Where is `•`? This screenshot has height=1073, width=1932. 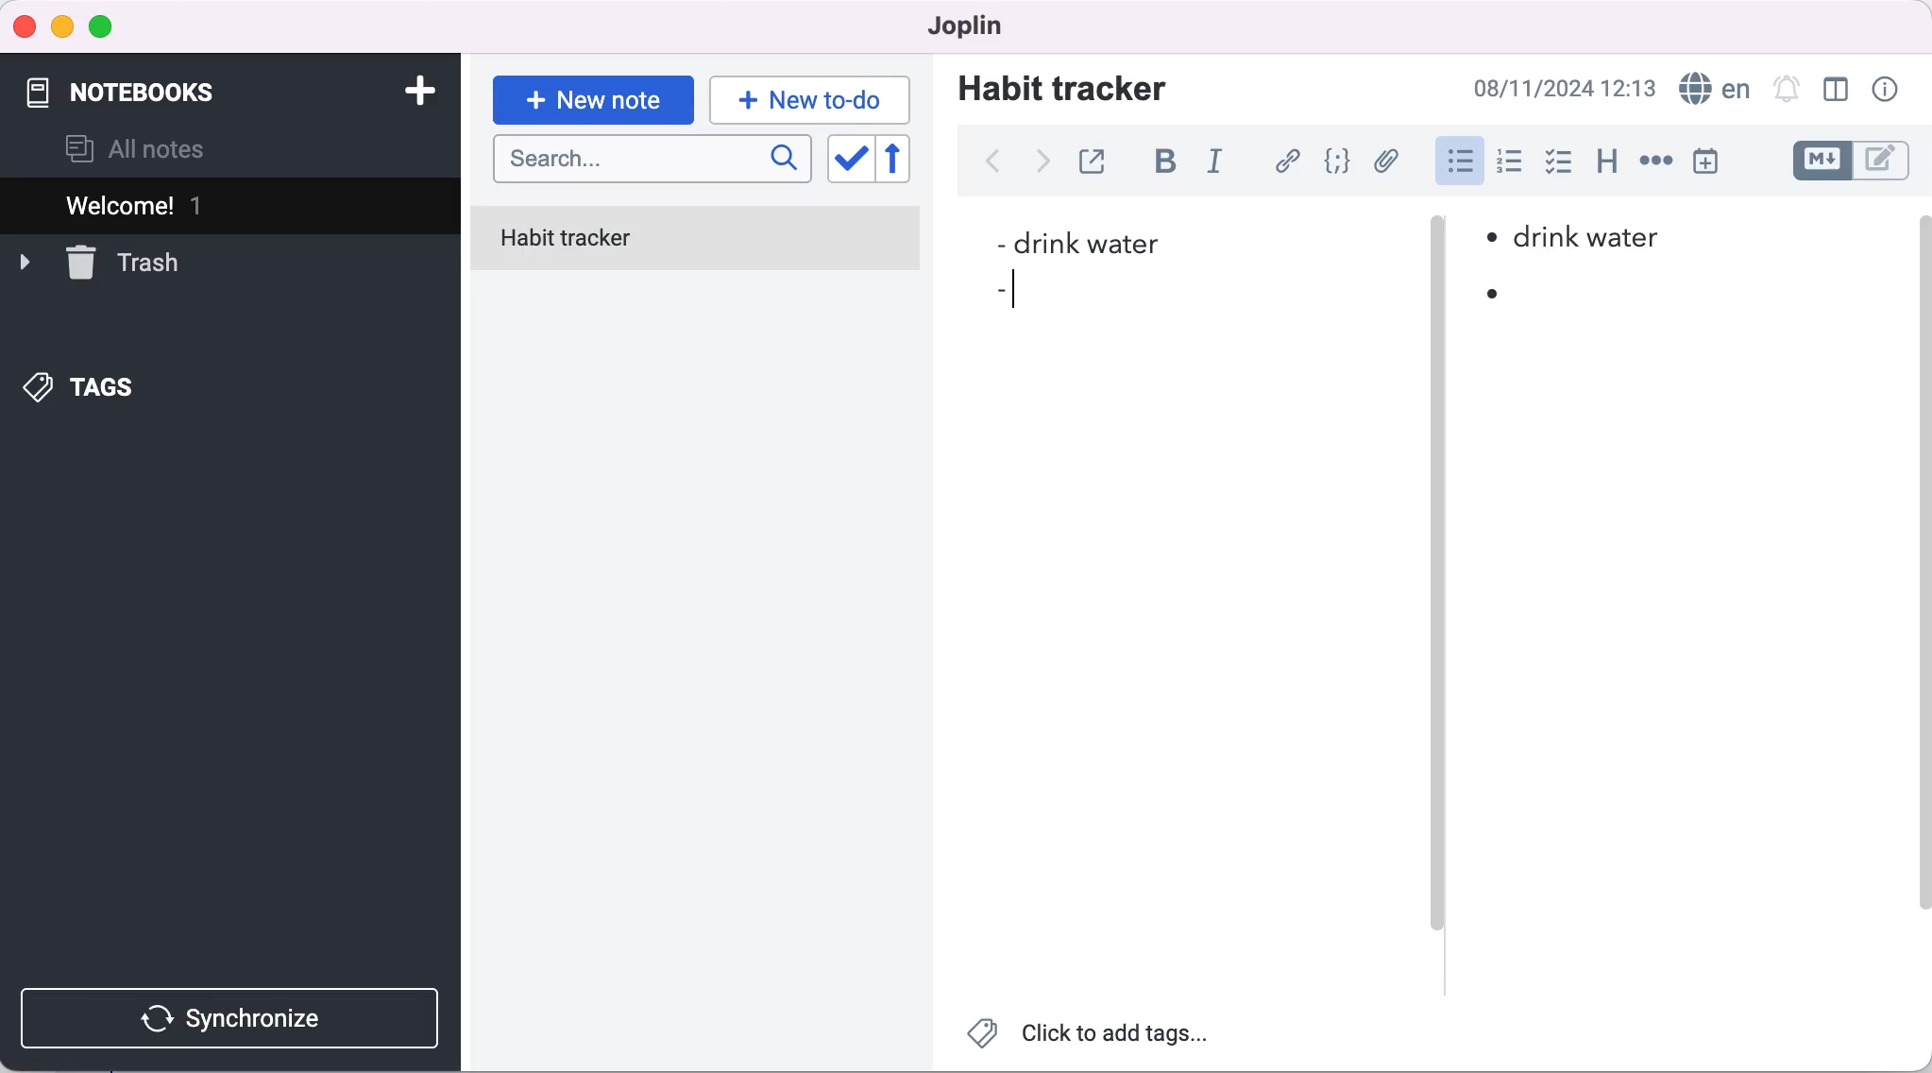
• is located at coordinates (1500, 297).